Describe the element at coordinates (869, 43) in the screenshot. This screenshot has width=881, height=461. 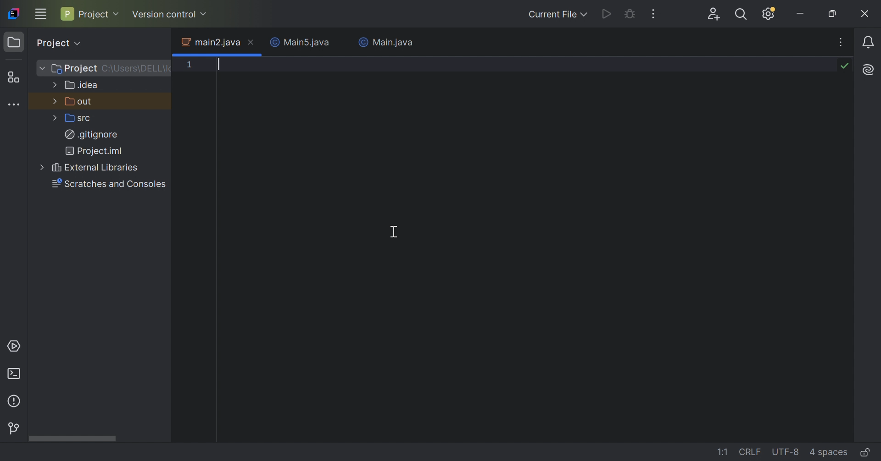
I see `Notifications` at that location.